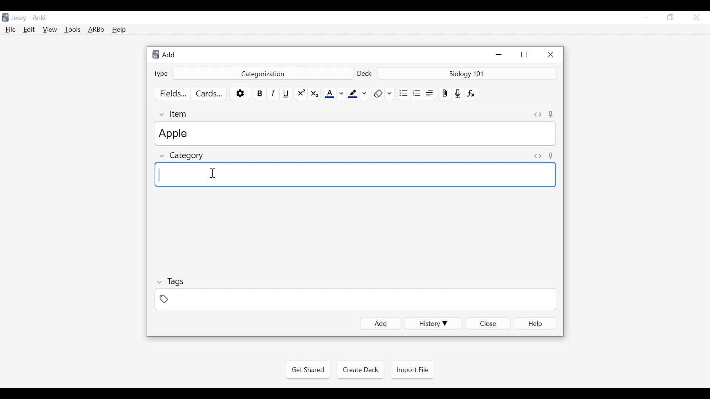  I want to click on Category Field, so click(355, 175).